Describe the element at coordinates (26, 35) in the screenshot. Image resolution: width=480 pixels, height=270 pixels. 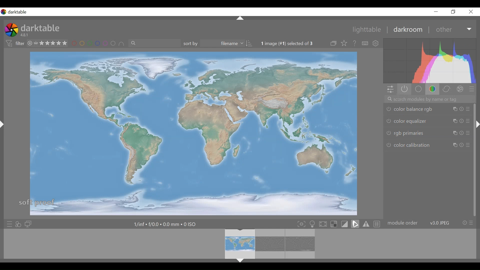
I see `Version` at that location.